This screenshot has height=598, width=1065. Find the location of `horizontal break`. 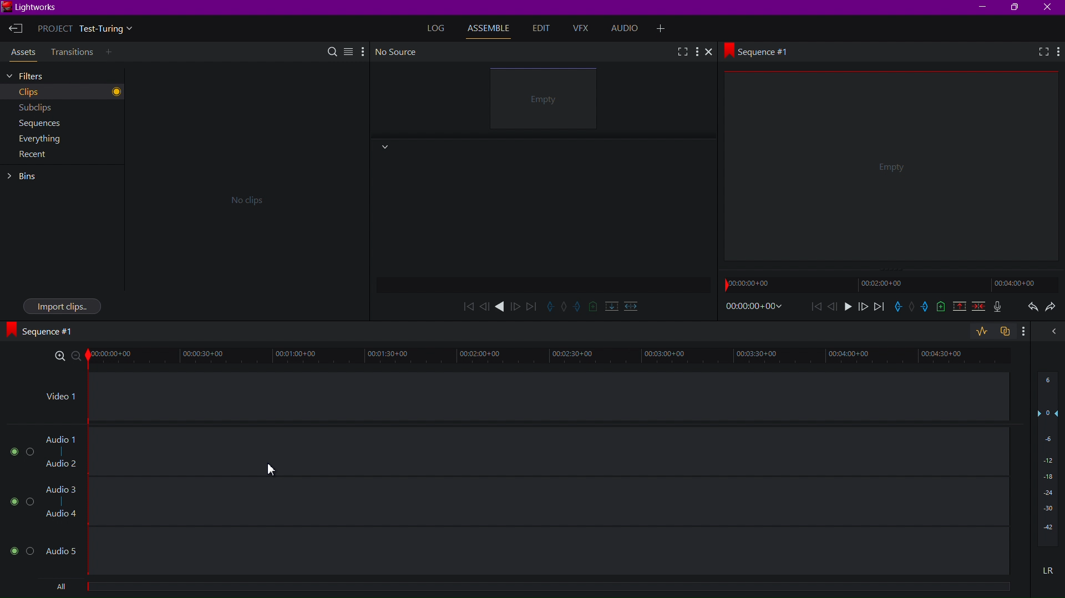

horizontal break is located at coordinates (628, 305).